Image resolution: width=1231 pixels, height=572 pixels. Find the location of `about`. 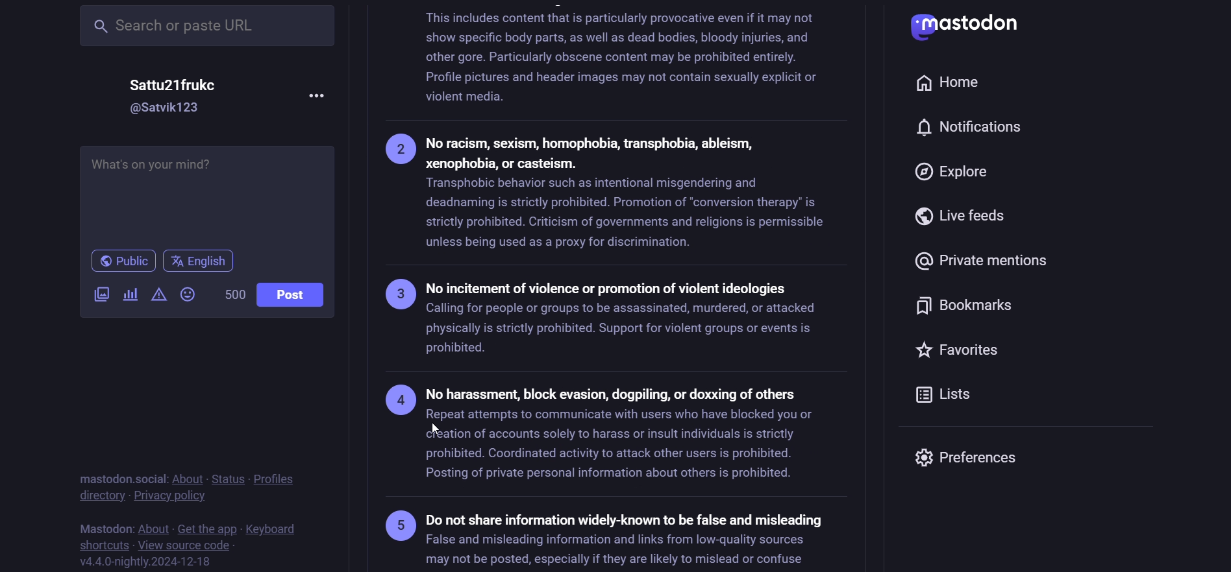

about is located at coordinates (153, 527).